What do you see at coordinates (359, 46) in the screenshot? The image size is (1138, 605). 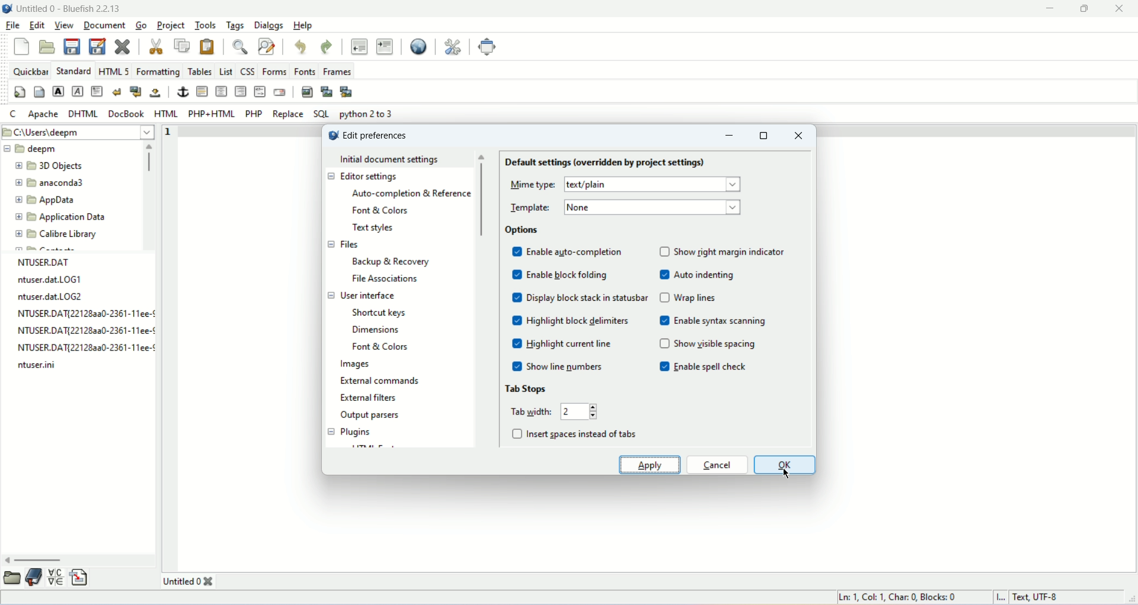 I see `unindent` at bounding box center [359, 46].